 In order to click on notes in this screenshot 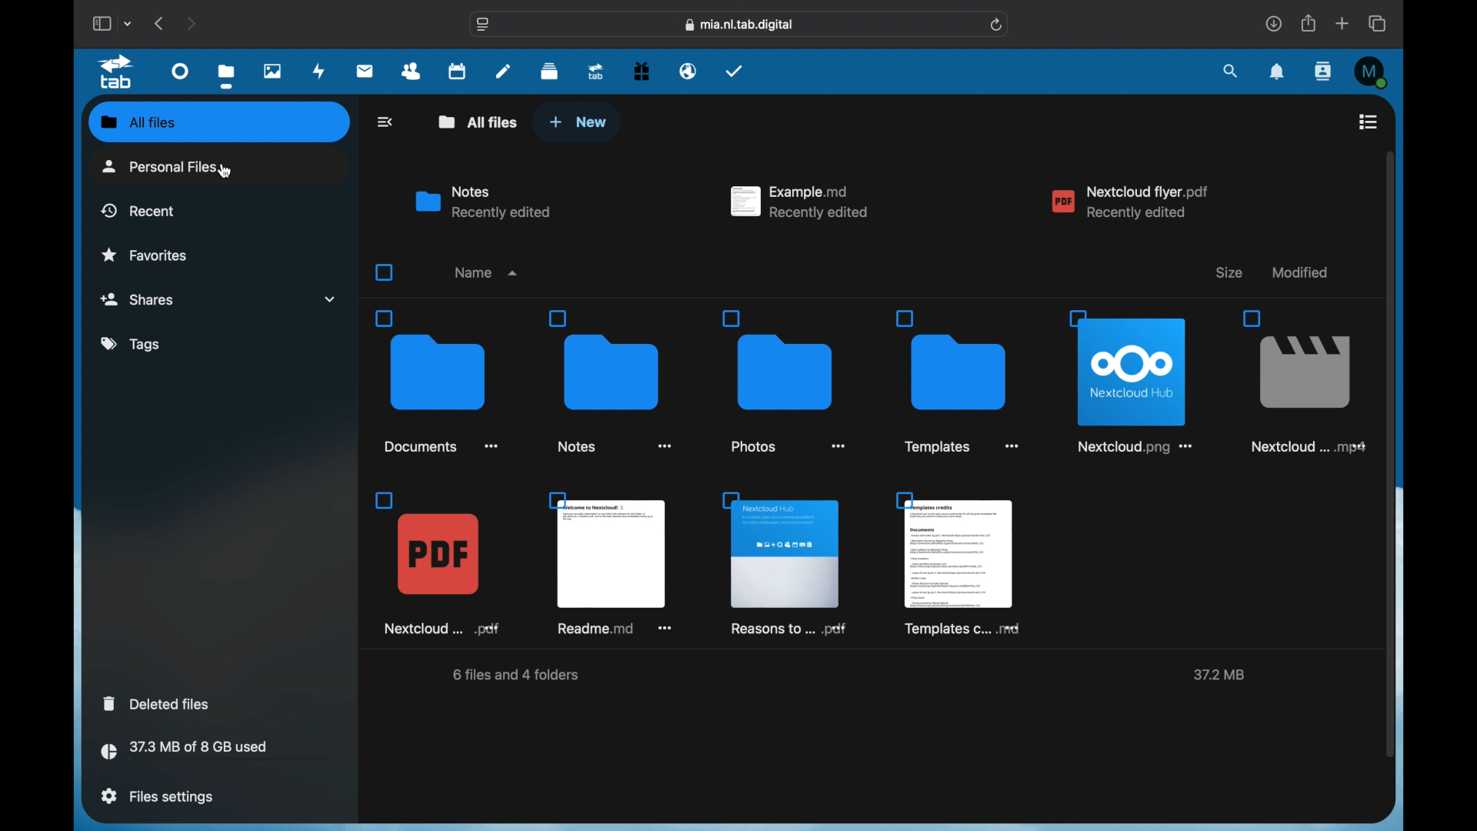, I will do `click(483, 202)`.